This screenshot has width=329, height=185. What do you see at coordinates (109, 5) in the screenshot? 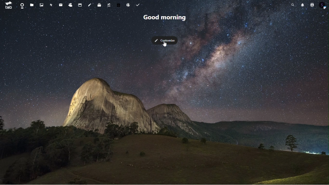
I see `upgrade` at bounding box center [109, 5].